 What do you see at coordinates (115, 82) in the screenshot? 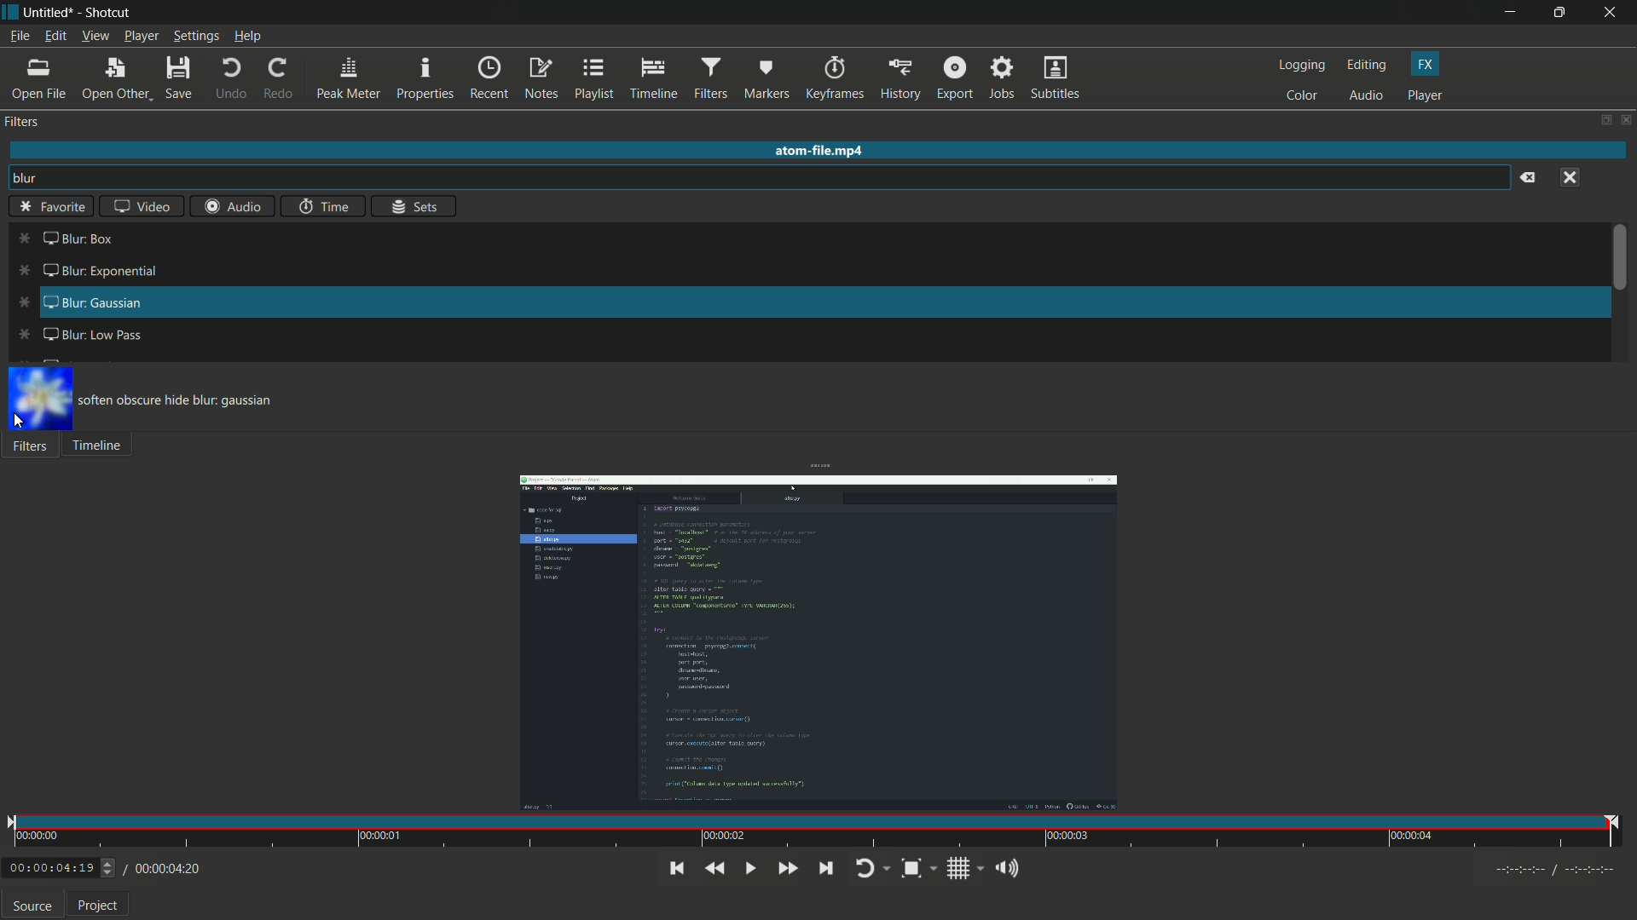
I see `open other` at bounding box center [115, 82].